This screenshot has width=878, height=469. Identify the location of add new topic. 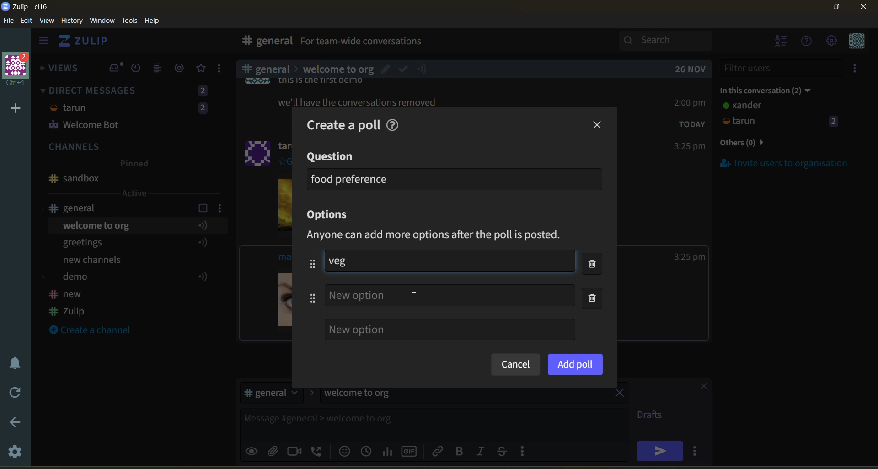
(202, 207).